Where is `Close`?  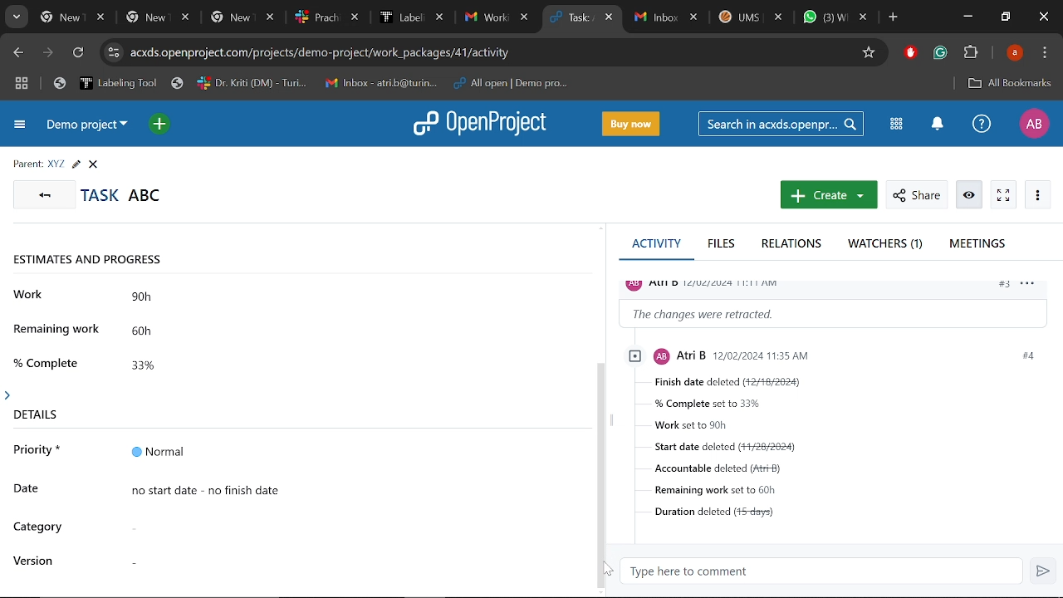 Close is located at coordinates (1043, 17).